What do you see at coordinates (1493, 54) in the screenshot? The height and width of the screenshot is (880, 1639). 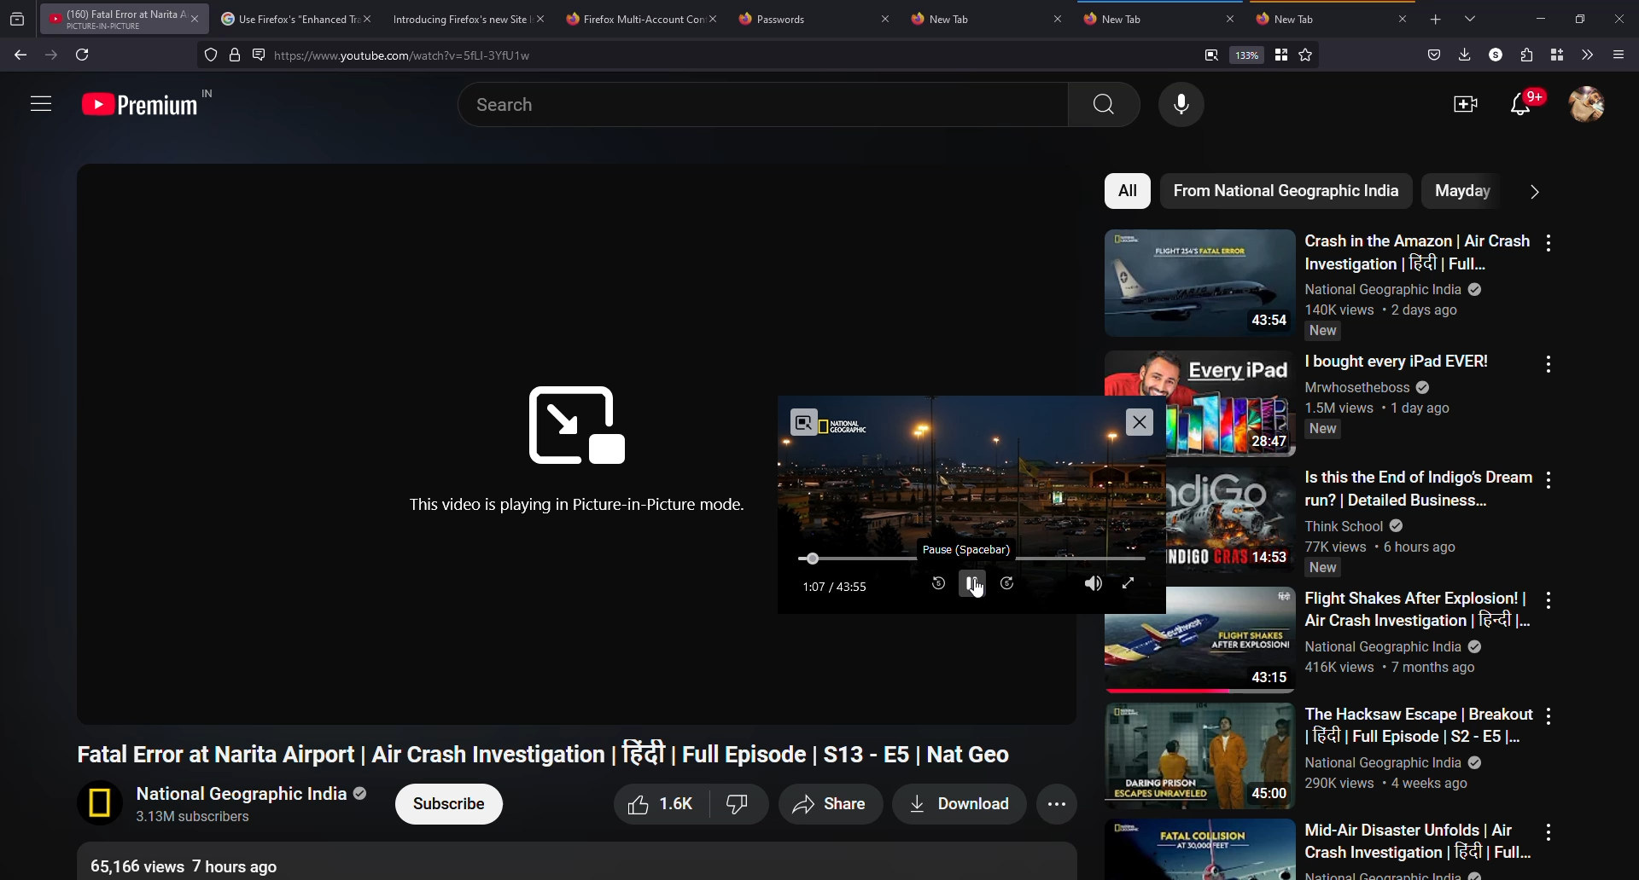 I see `profile` at bounding box center [1493, 54].